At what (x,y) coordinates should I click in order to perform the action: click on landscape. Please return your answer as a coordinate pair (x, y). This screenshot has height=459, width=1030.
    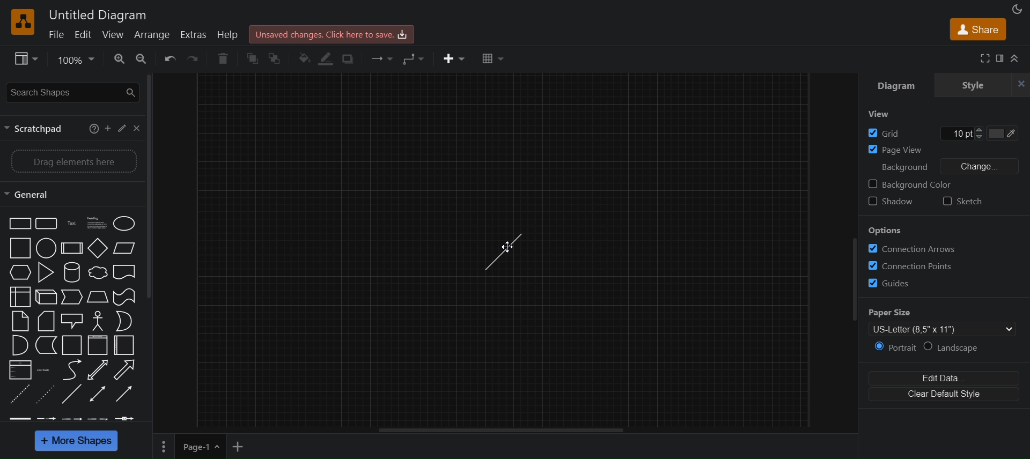
    Looking at the image, I should click on (957, 347).